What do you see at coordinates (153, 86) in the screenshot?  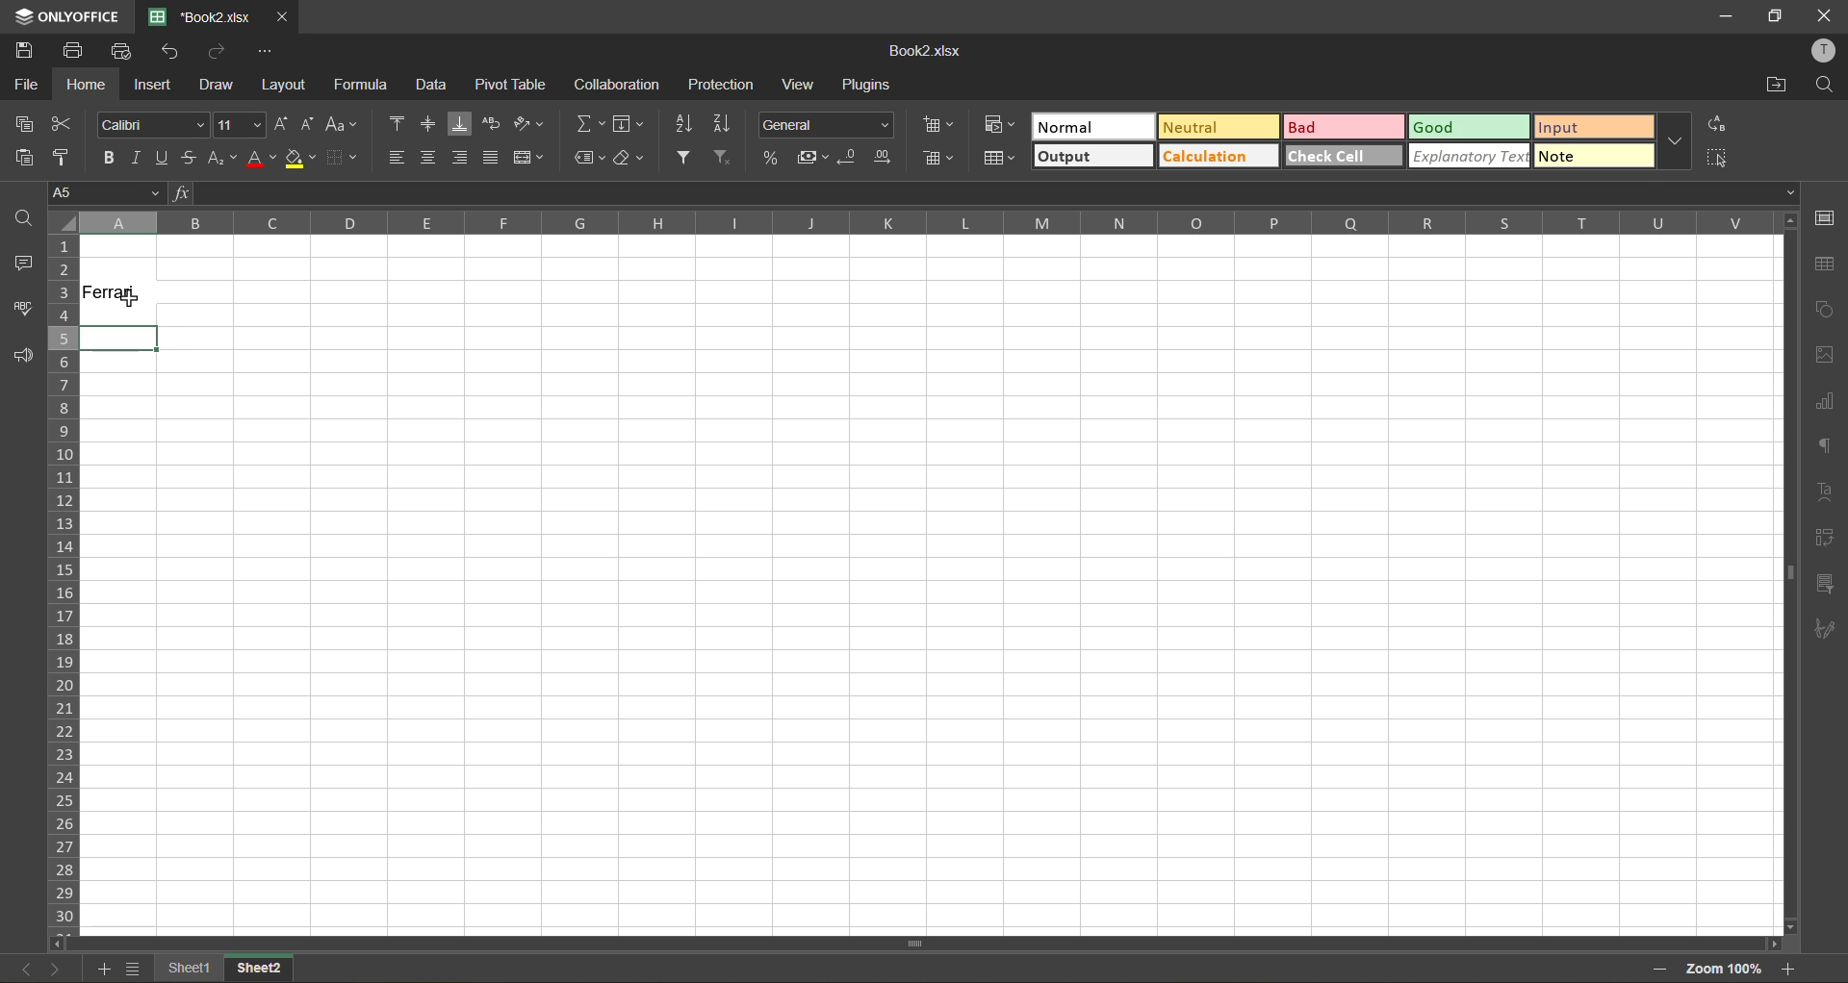 I see `insert` at bounding box center [153, 86].